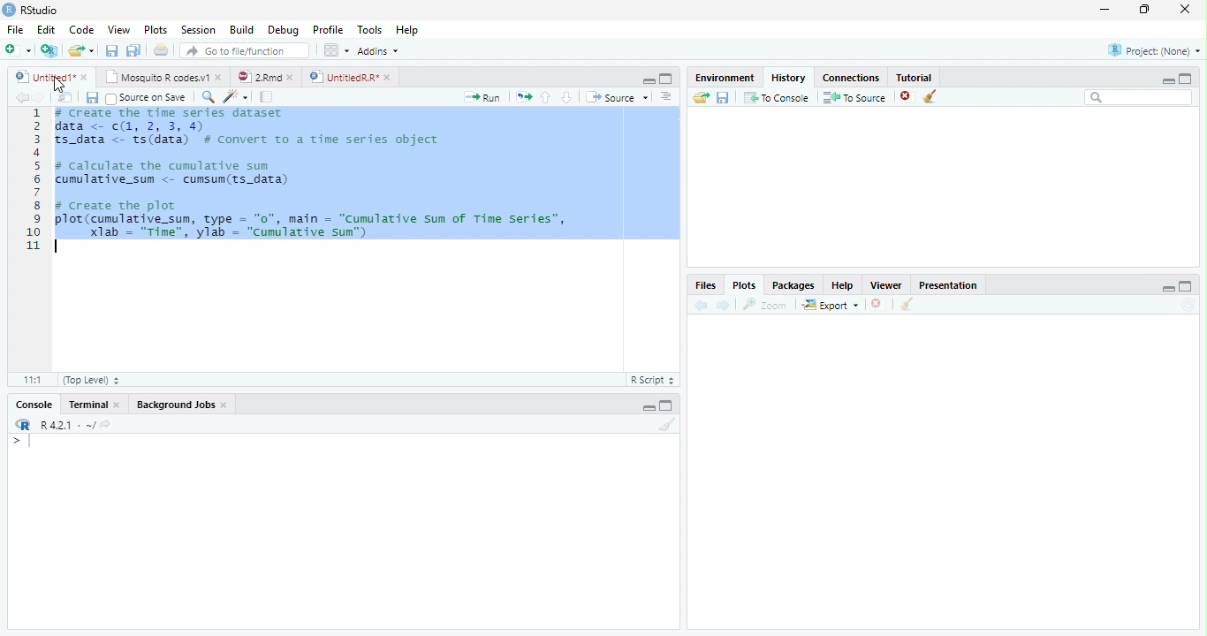  What do you see at coordinates (655, 380) in the screenshot?
I see `R script` at bounding box center [655, 380].